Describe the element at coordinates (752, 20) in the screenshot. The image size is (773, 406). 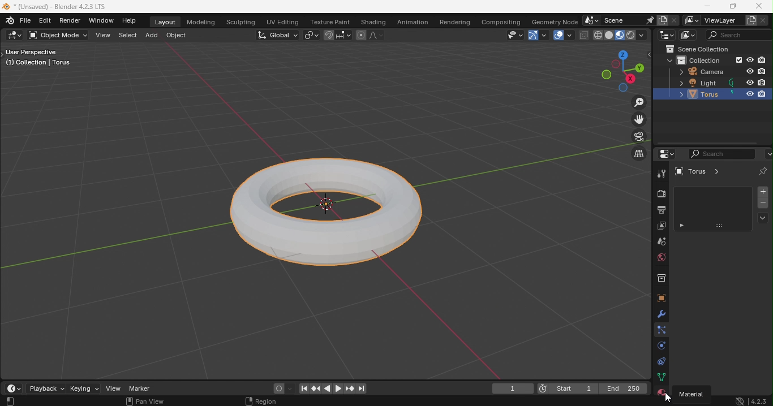
I see `Add view layer` at that location.